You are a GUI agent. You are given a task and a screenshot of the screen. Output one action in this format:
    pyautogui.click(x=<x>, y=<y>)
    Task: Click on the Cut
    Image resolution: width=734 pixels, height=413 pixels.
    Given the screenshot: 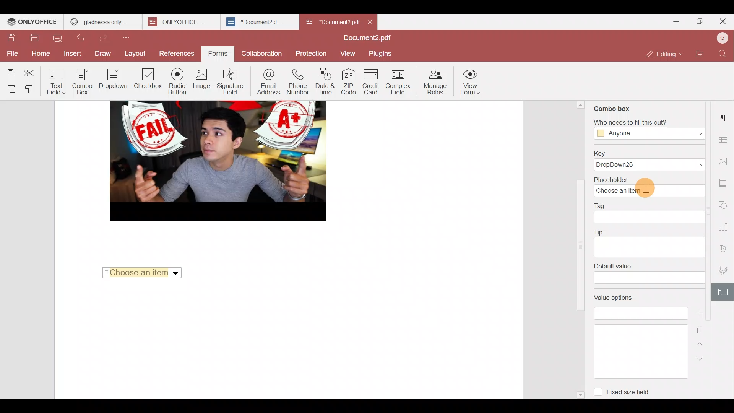 What is the action you would take?
    pyautogui.click(x=35, y=72)
    